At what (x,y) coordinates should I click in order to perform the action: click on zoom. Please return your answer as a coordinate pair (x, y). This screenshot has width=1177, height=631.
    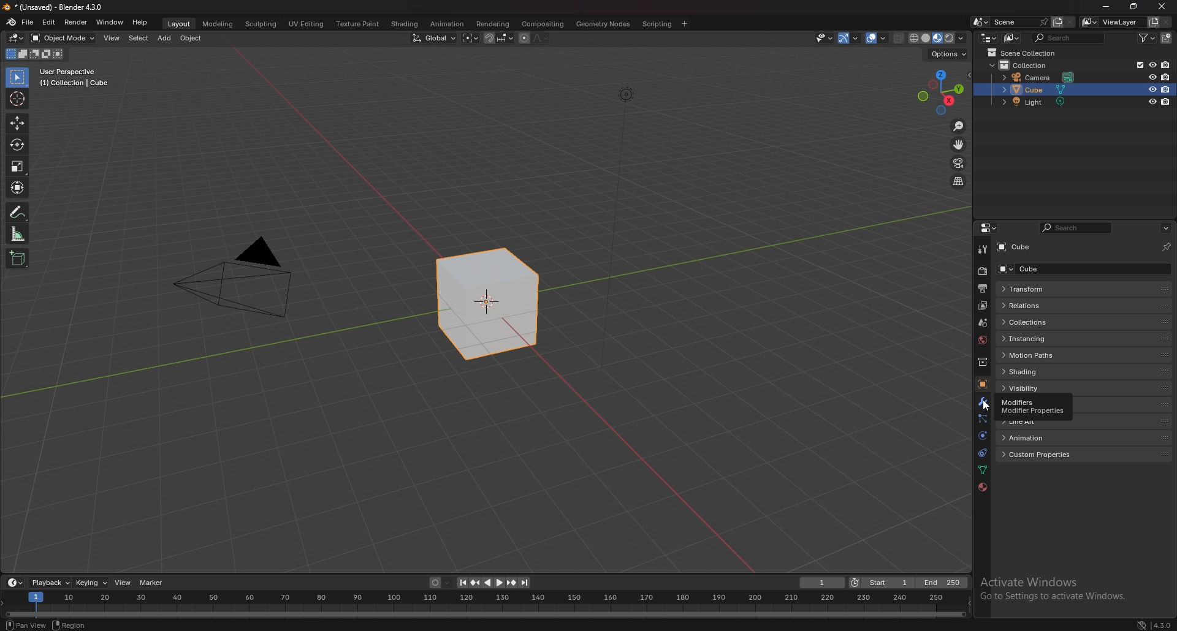
    Looking at the image, I should click on (958, 126).